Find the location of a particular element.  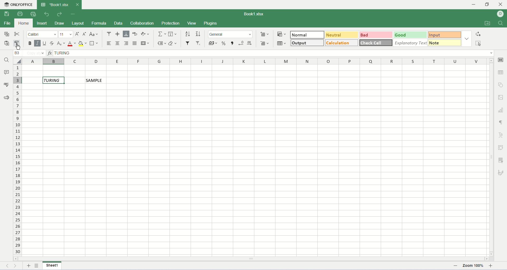

align right is located at coordinates (126, 43).